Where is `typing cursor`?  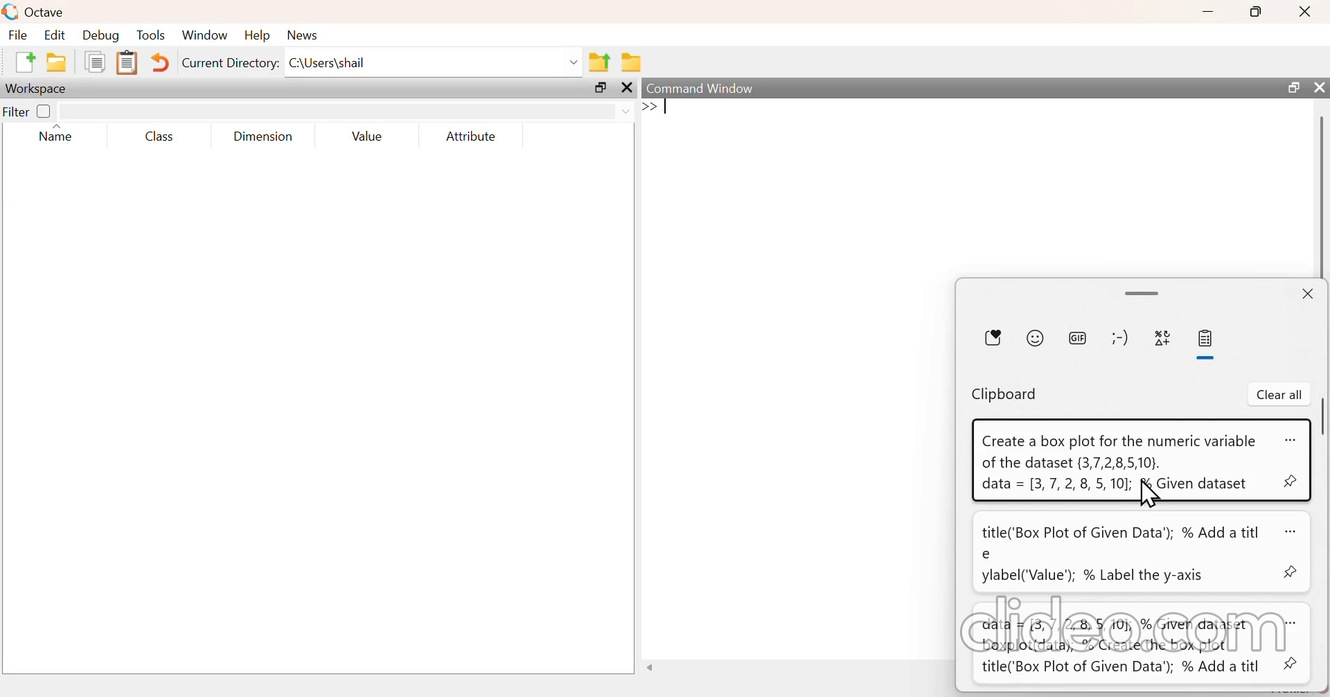 typing cursor is located at coordinates (671, 109).